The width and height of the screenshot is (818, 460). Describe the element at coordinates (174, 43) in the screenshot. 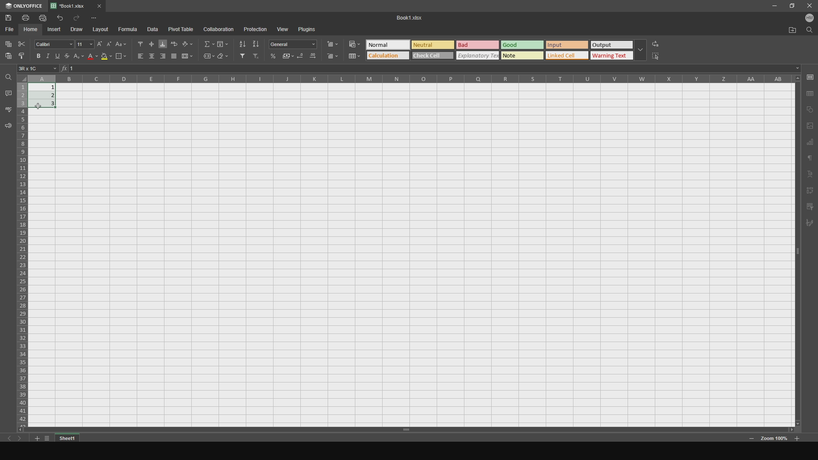

I see `wrap text` at that location.